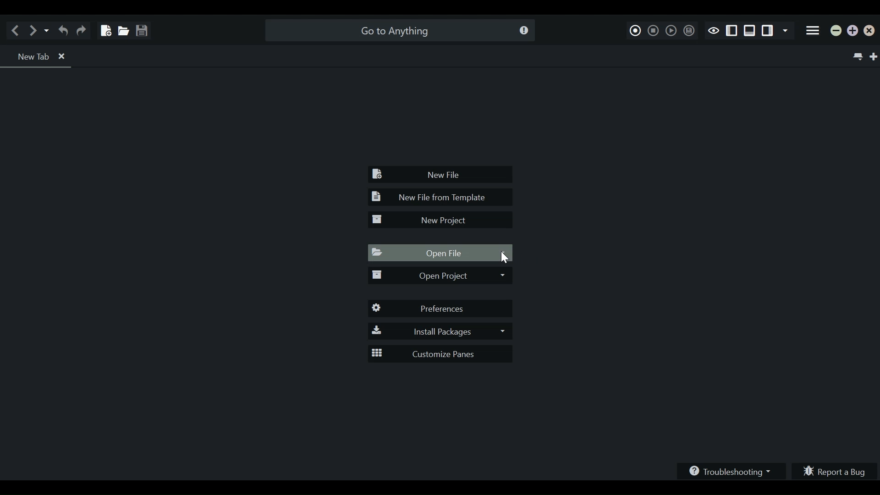  I want to click on Application menu, so click(813, 32).